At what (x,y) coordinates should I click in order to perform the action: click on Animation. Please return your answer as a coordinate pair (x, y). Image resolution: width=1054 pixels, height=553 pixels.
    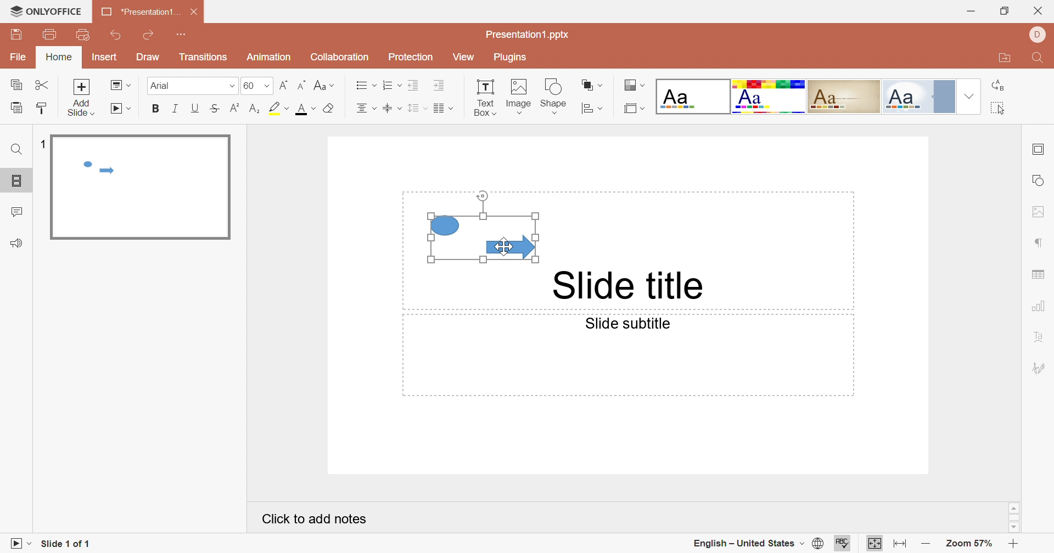
    Looking at the image, I should click on (270, 58).